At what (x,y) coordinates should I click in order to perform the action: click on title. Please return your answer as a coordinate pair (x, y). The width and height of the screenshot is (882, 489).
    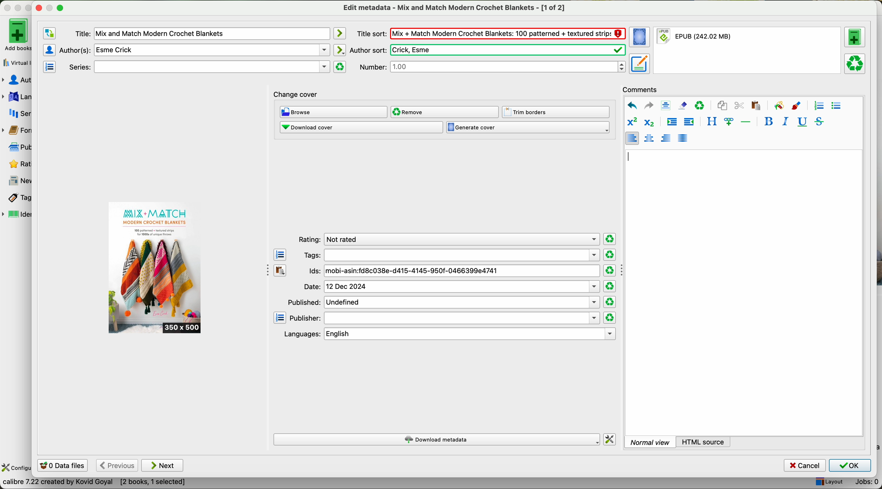
    Looking at the image, I should click on (202, 34).